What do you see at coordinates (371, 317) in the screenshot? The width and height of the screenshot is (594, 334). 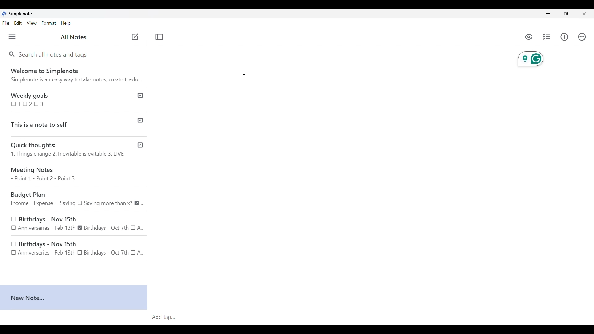 I see `Click to type in tag` at bounding box center [371, 317].